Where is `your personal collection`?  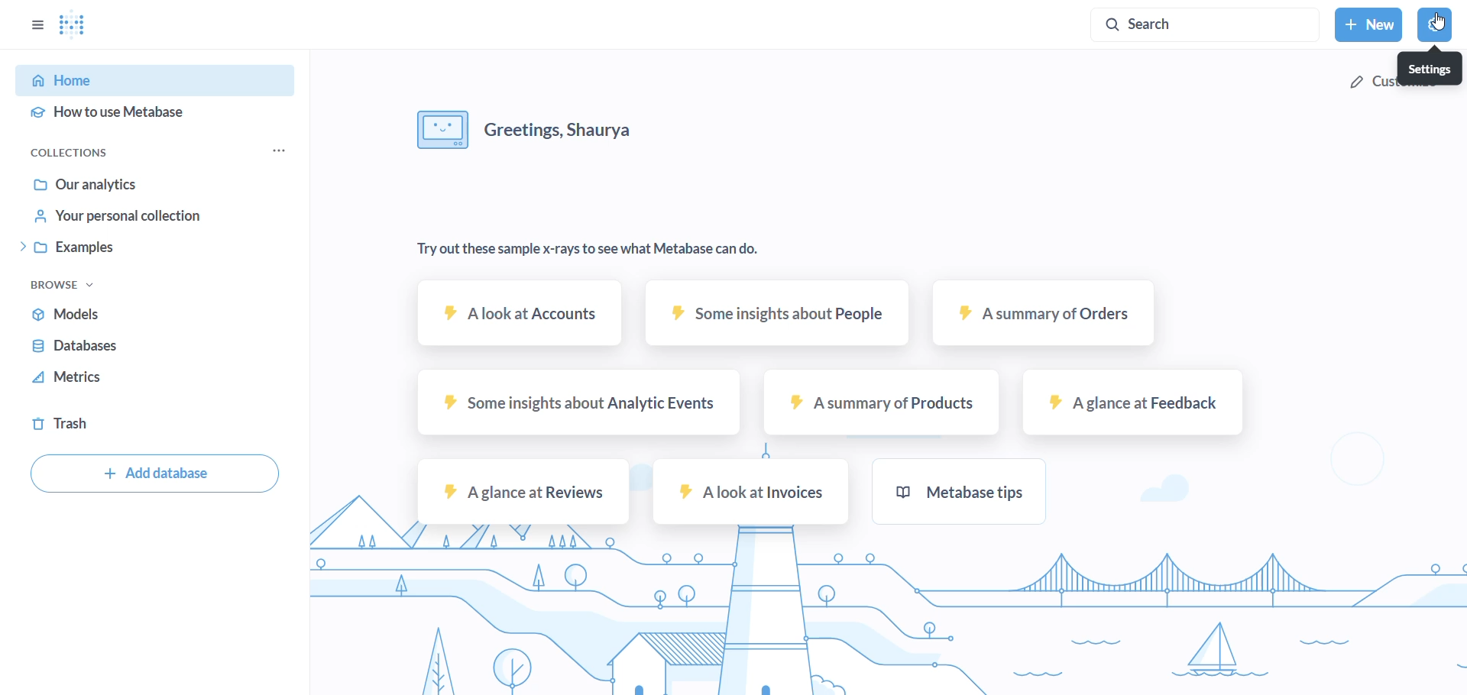 your personal collection is located at coordinates (123, 218).